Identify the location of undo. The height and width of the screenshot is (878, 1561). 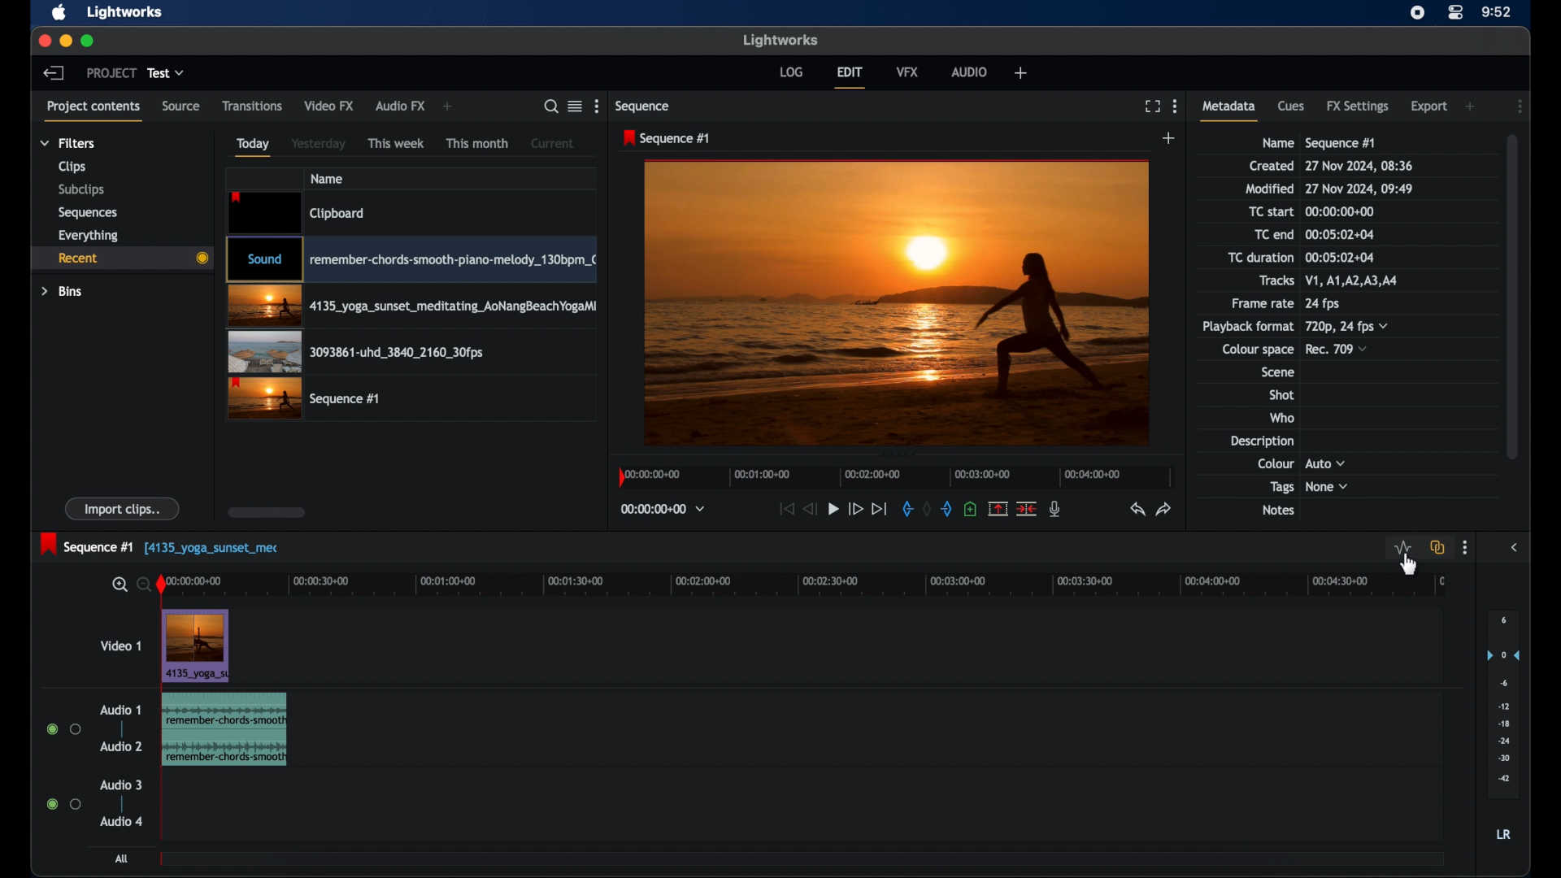
(1136, 509).